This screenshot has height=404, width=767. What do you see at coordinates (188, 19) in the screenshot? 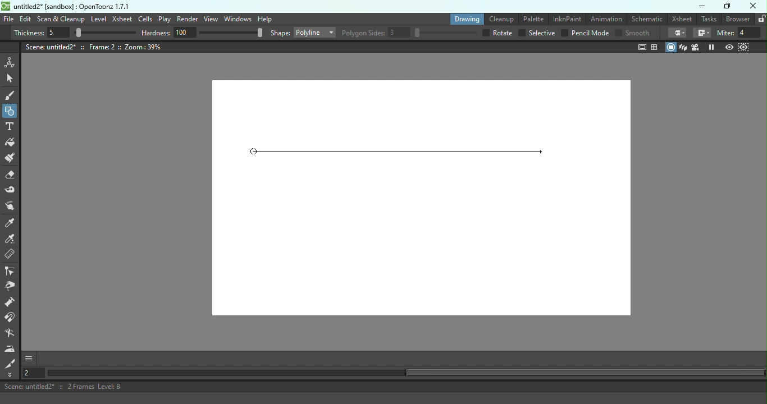
I see `Render` at bounding box center [188, 19].